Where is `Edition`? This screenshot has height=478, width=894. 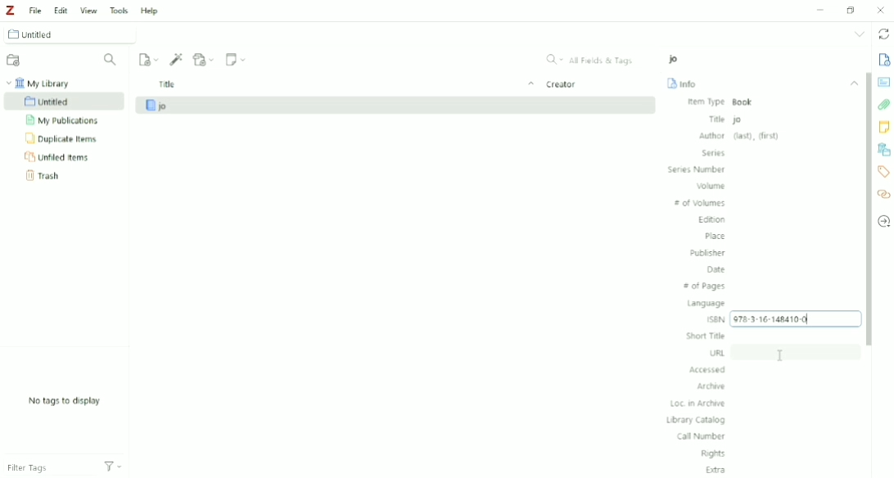
Edition is located at coordinates (711, 220).